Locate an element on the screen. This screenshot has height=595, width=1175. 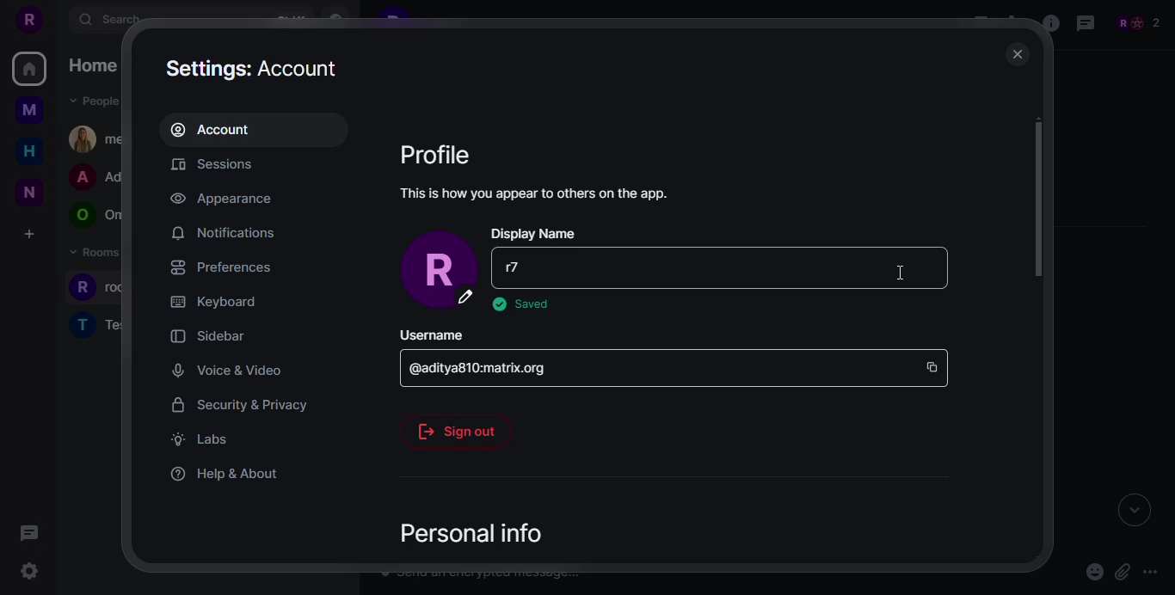
expand is located at coordinates (1129, 510).